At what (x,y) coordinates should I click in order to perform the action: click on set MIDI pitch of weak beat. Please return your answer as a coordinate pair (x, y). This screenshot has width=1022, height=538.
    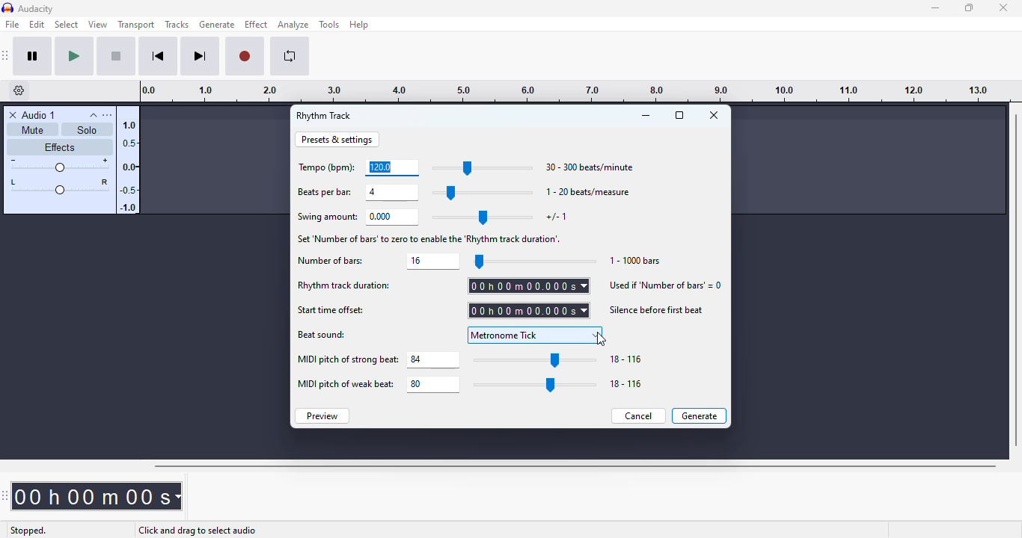
    Looking at the image, I should click on (434, 384).